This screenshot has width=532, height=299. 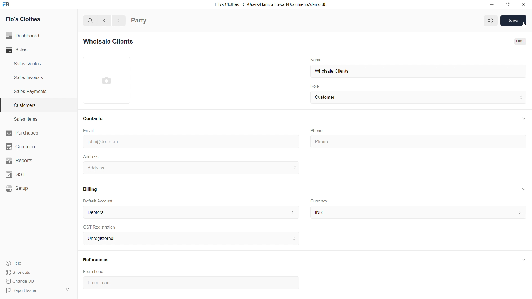 I want to click on Reports, so click(x=19, y=161).